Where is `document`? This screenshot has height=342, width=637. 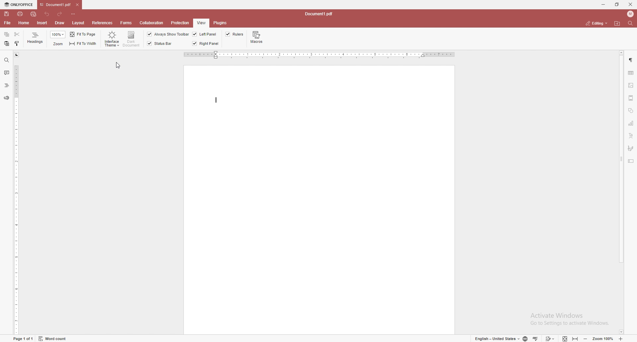
document is located at coordinates (319, 199).